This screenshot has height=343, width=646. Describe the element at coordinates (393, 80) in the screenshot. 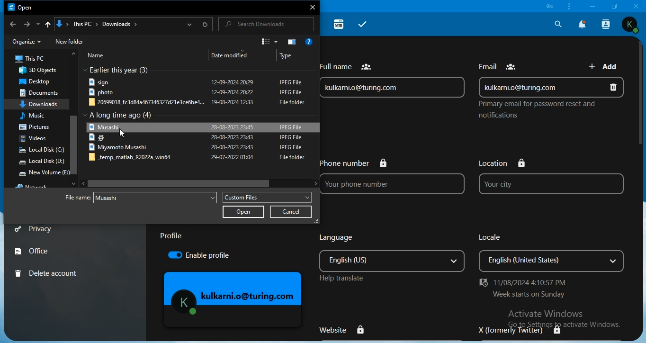

I see `full name` at that location.